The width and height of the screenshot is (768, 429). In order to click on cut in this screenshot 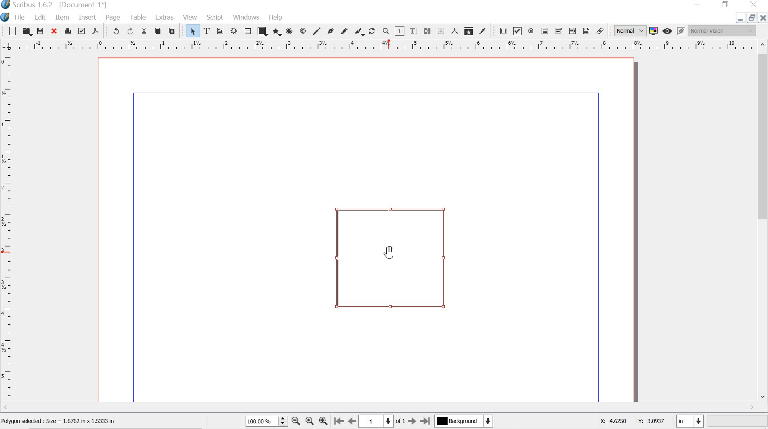, I will do `click(144, 31)`.